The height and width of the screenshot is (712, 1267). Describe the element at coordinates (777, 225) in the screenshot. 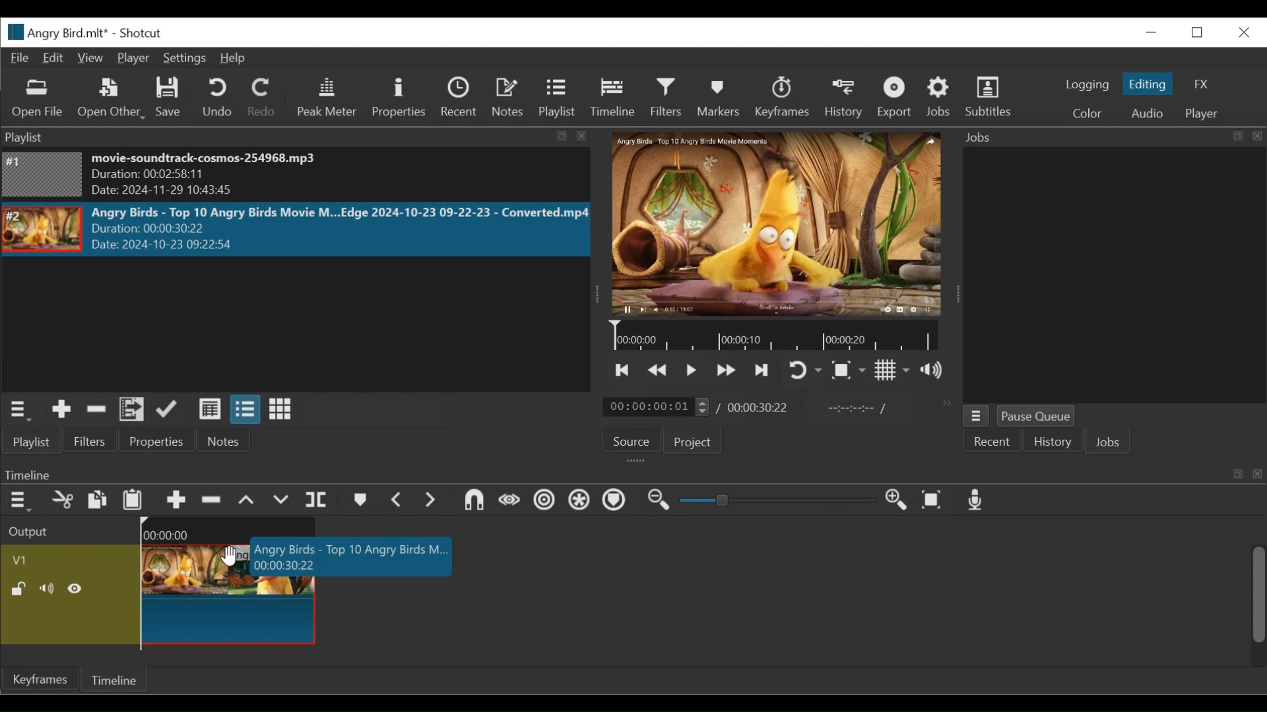

I see `Media Viewer` at that location.